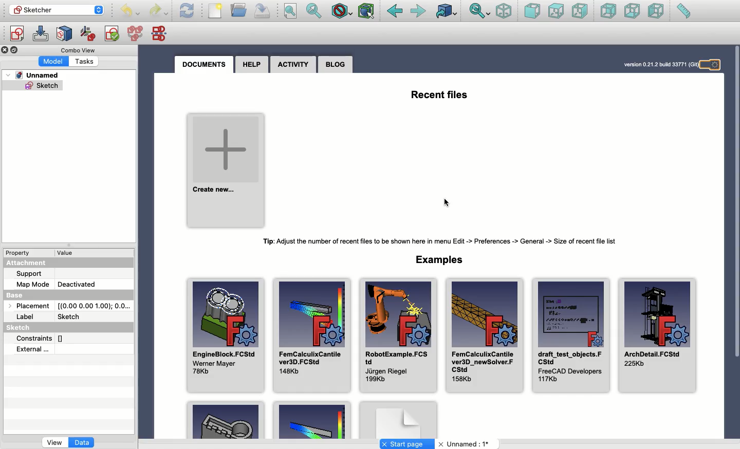 This screenshot has width=740, height=449. Describe the element at coordinates (226, 170) in the screenshot. I see `Create new` at that location.